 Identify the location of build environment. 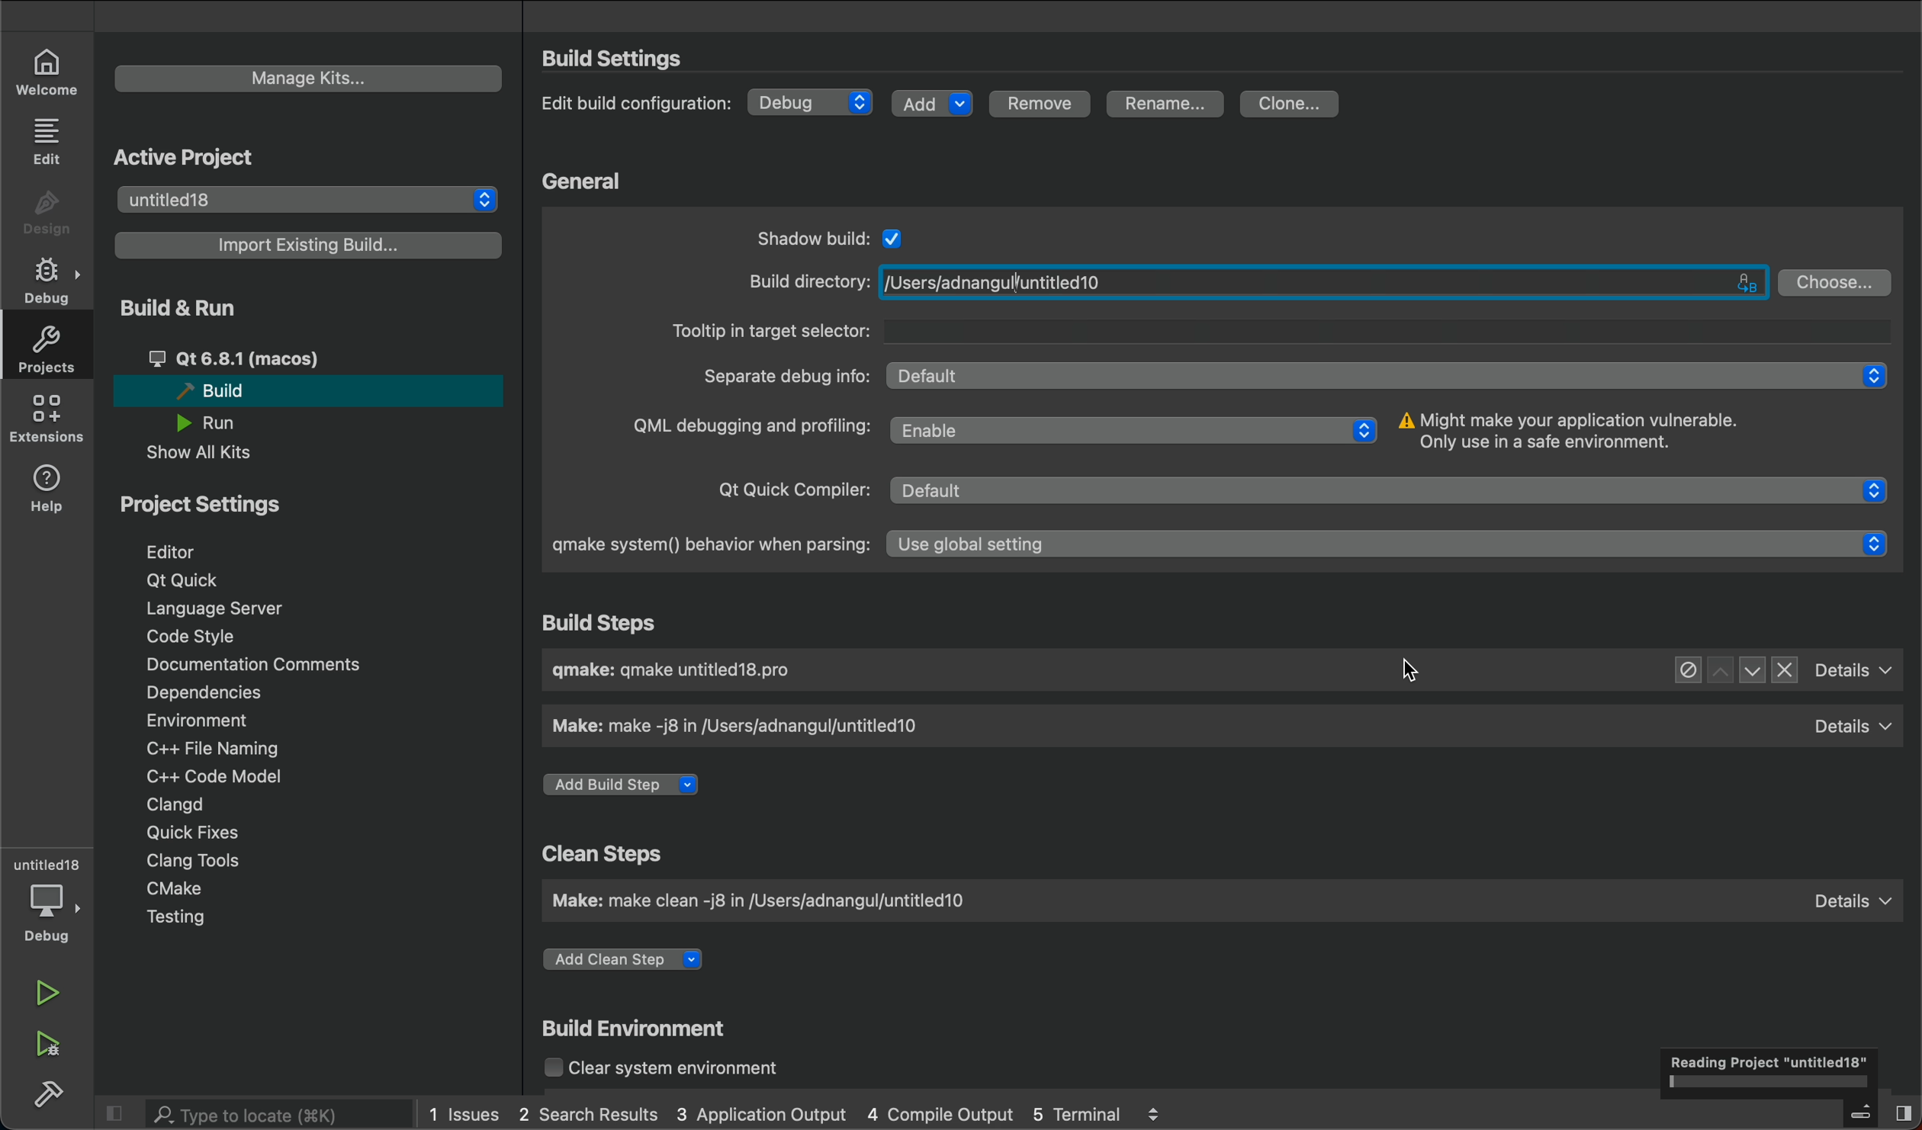
(649, 1028).